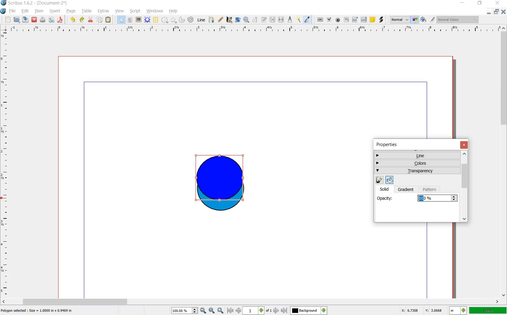  Describe the element at coordinates (282, 20) in the screenshot. I see `unlink text frames` at that location.